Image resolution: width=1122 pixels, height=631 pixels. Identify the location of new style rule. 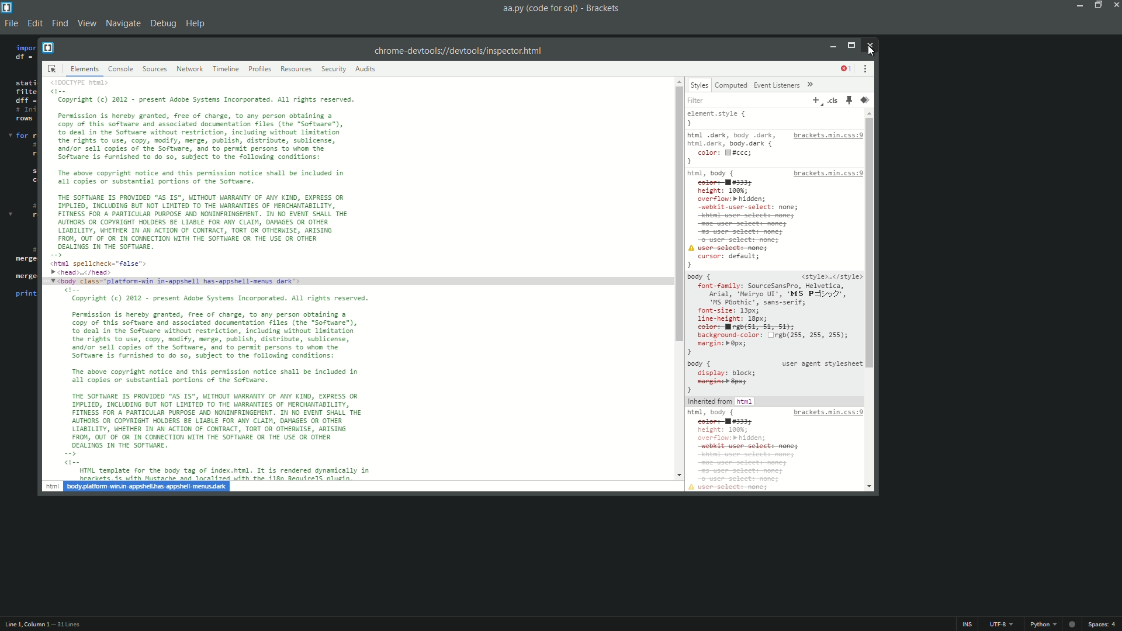
(815, 100).